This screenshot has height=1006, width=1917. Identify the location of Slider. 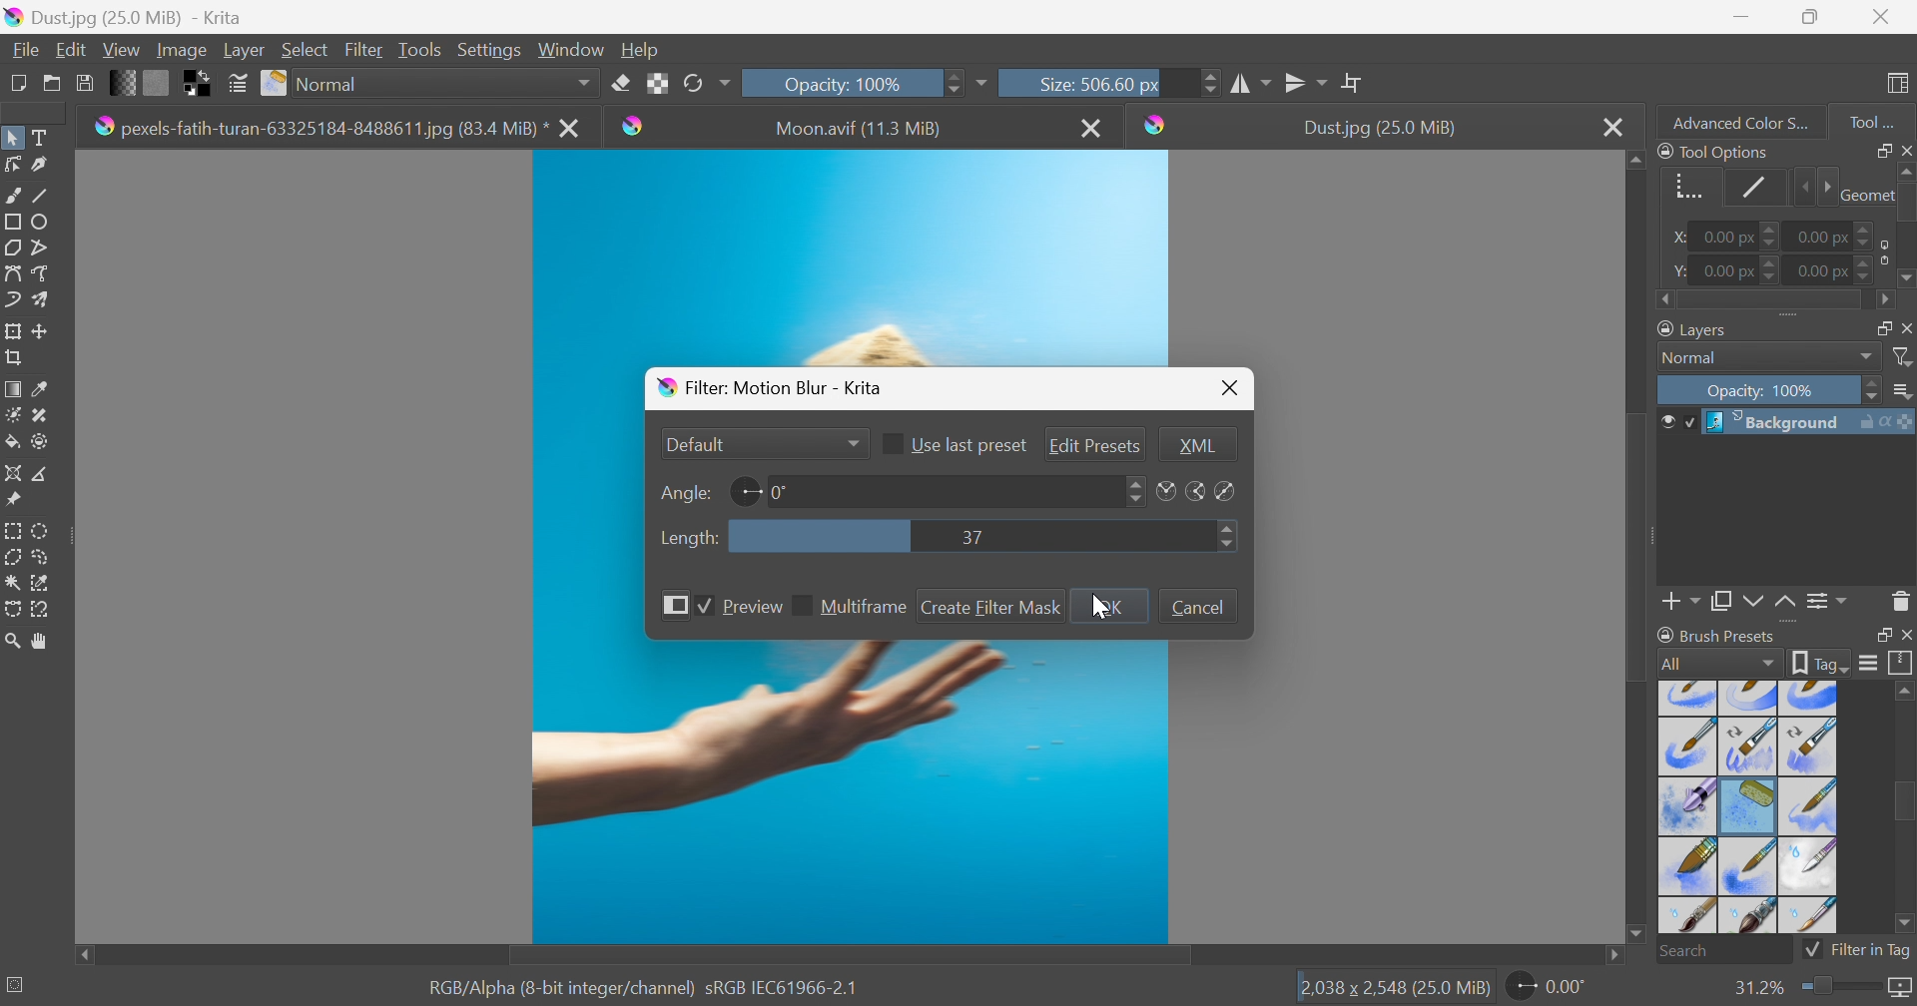
(1772, 238).